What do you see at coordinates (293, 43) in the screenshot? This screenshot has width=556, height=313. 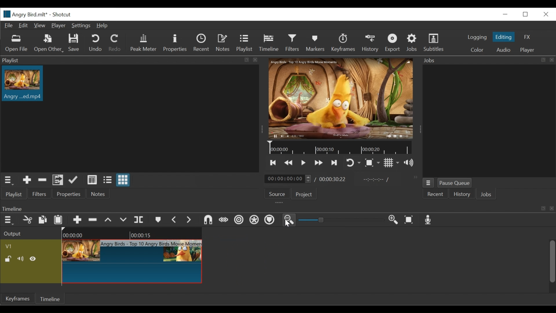 I see `Filters` at bounding box center [293, 43].